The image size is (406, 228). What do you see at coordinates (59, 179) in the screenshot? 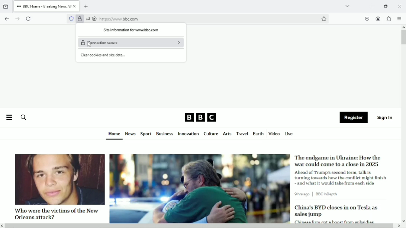
I see `image` at bounding box center [59, 179].